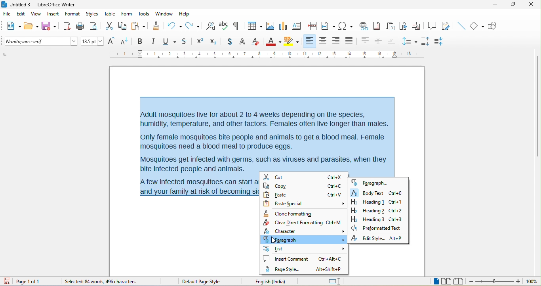 This screenshot has height=286, width=541. Describe the element at coordinates (531, 282) in the screenshot. I see `100%` at that location.